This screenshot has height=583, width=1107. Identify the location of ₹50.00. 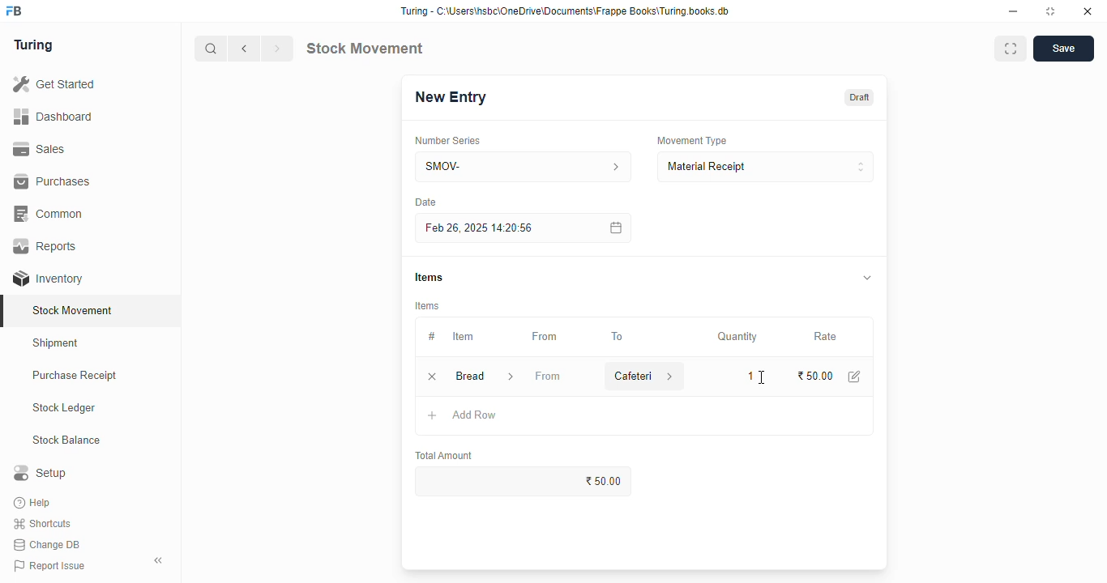
(816, 376).